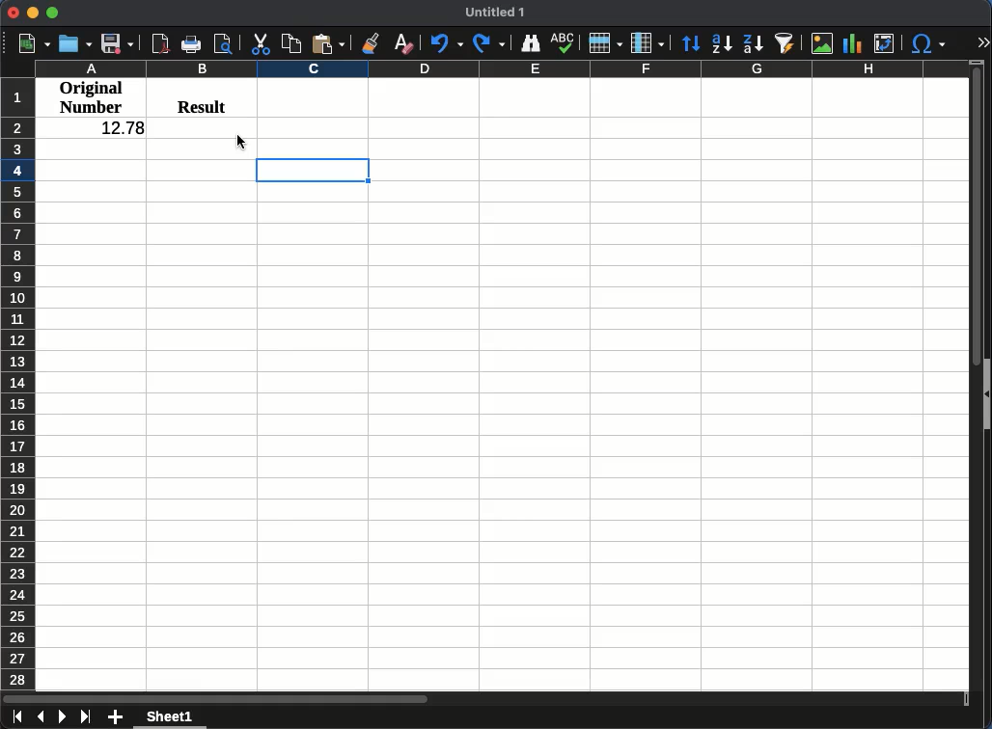  Describe the element at coordinates (41, 716) in the screenshot. I see `previous sheet` at that location.